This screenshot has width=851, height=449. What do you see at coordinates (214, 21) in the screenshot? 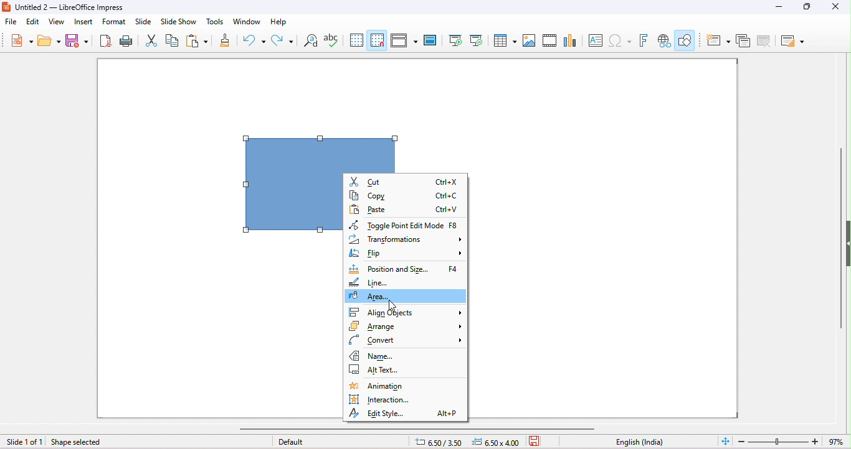
I see `tools` at bounding box center [214, 21].